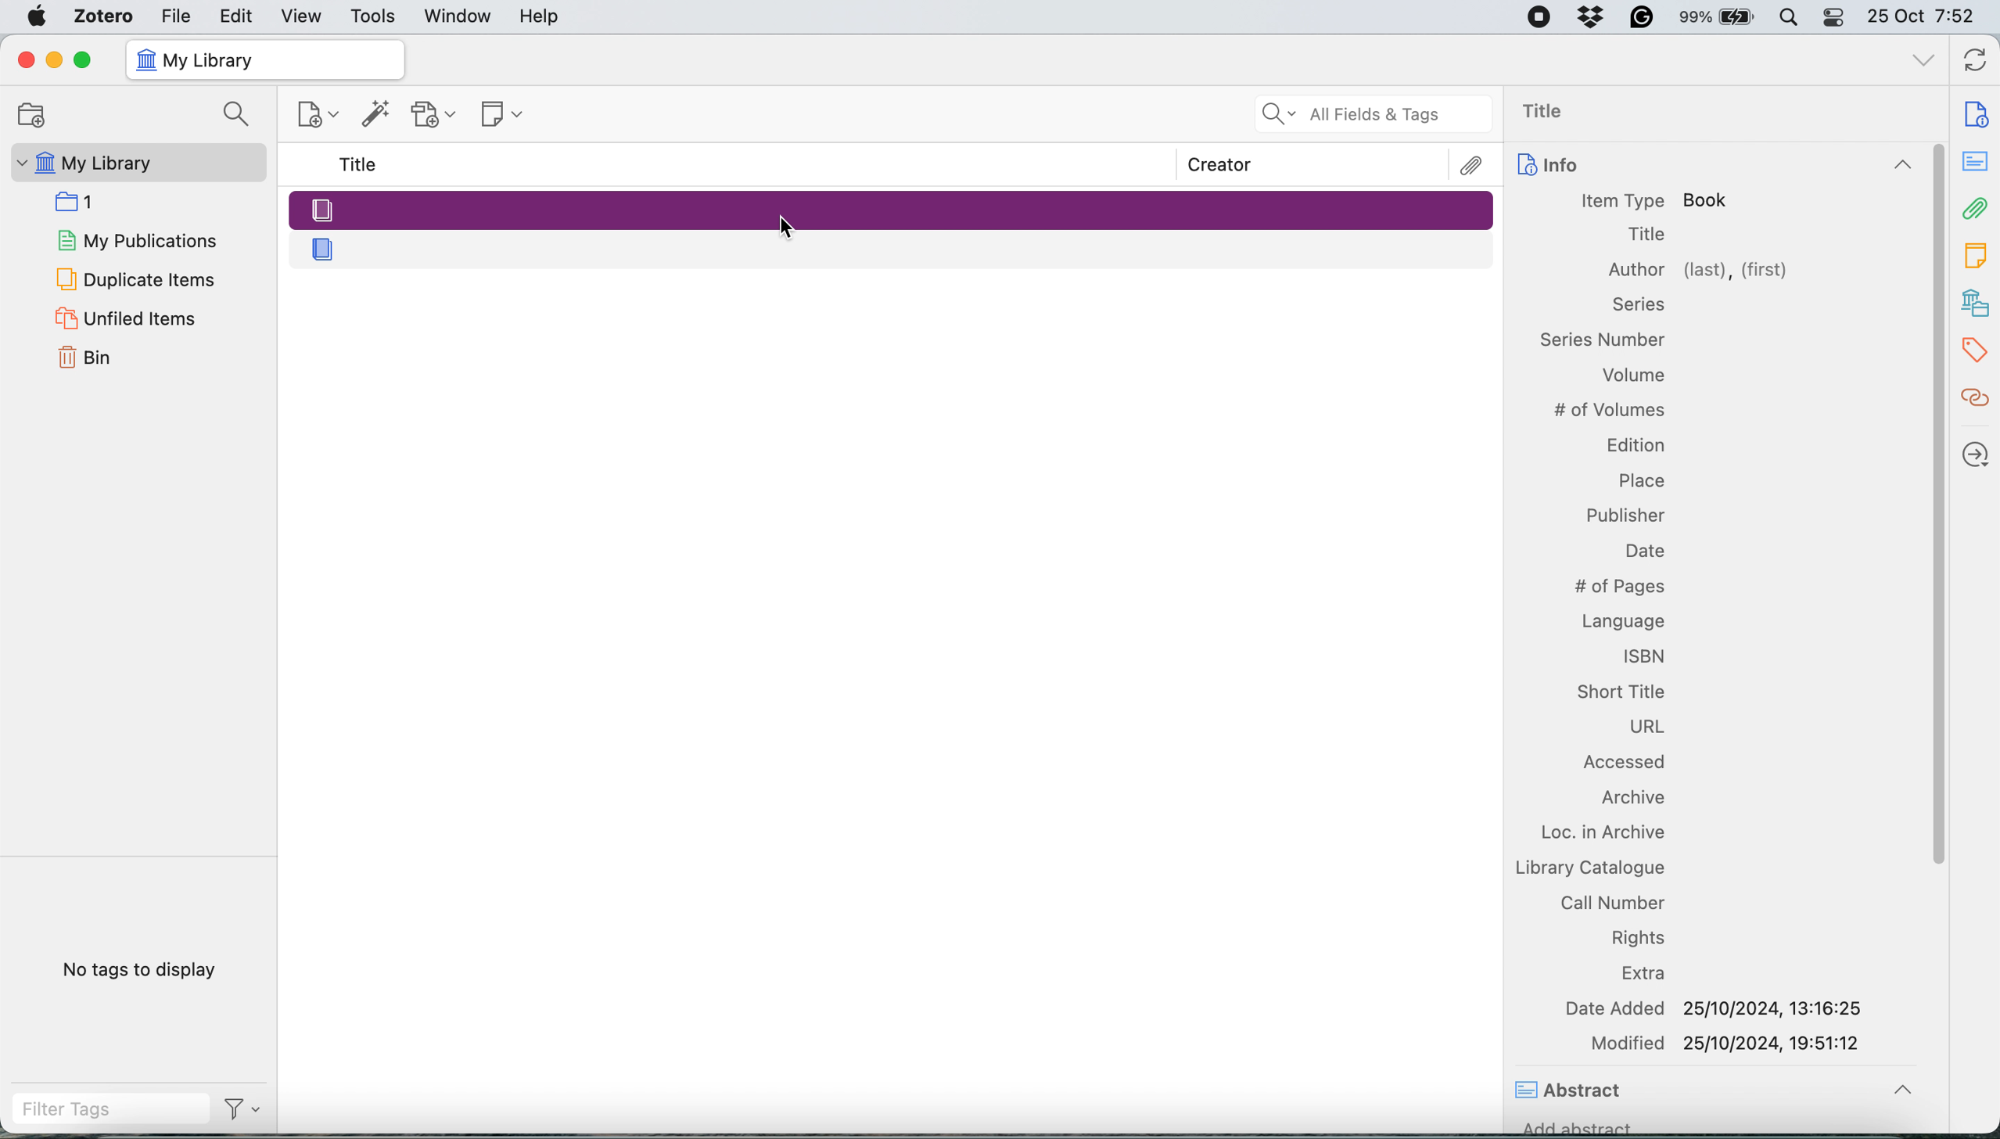 The width and height of the screenshot is (2000, 1139). Describe the element at coordinates (1977, 163) in the screenshot. I see `notes` at that location.